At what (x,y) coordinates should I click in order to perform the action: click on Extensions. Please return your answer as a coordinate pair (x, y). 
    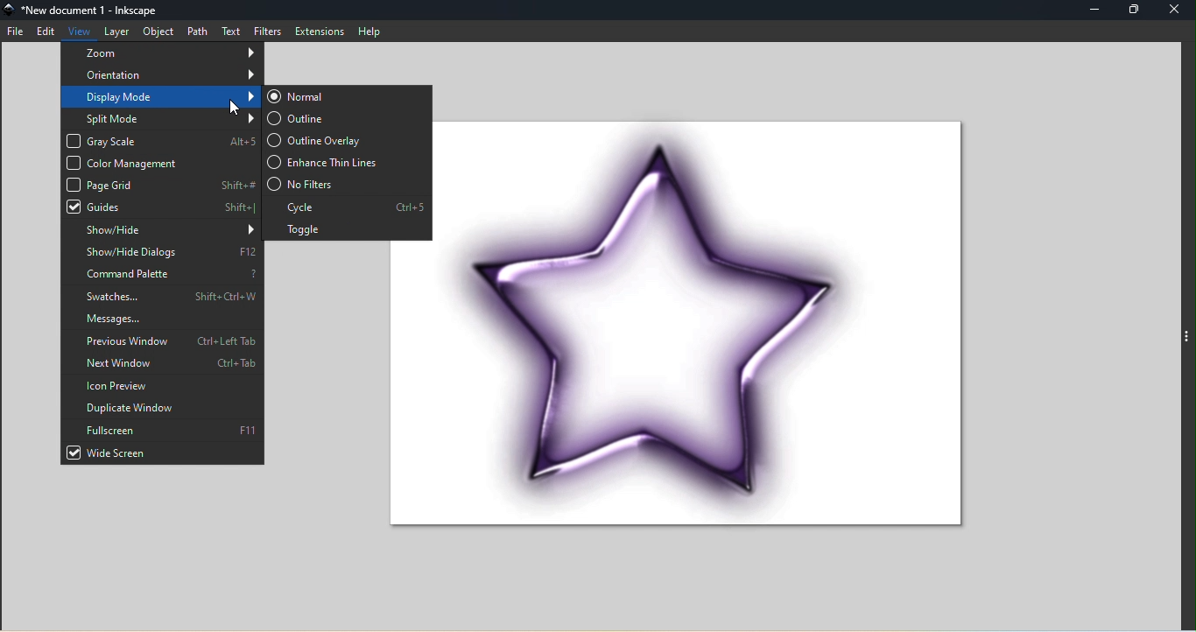
    Looking at the image, I should click on (320, 30).